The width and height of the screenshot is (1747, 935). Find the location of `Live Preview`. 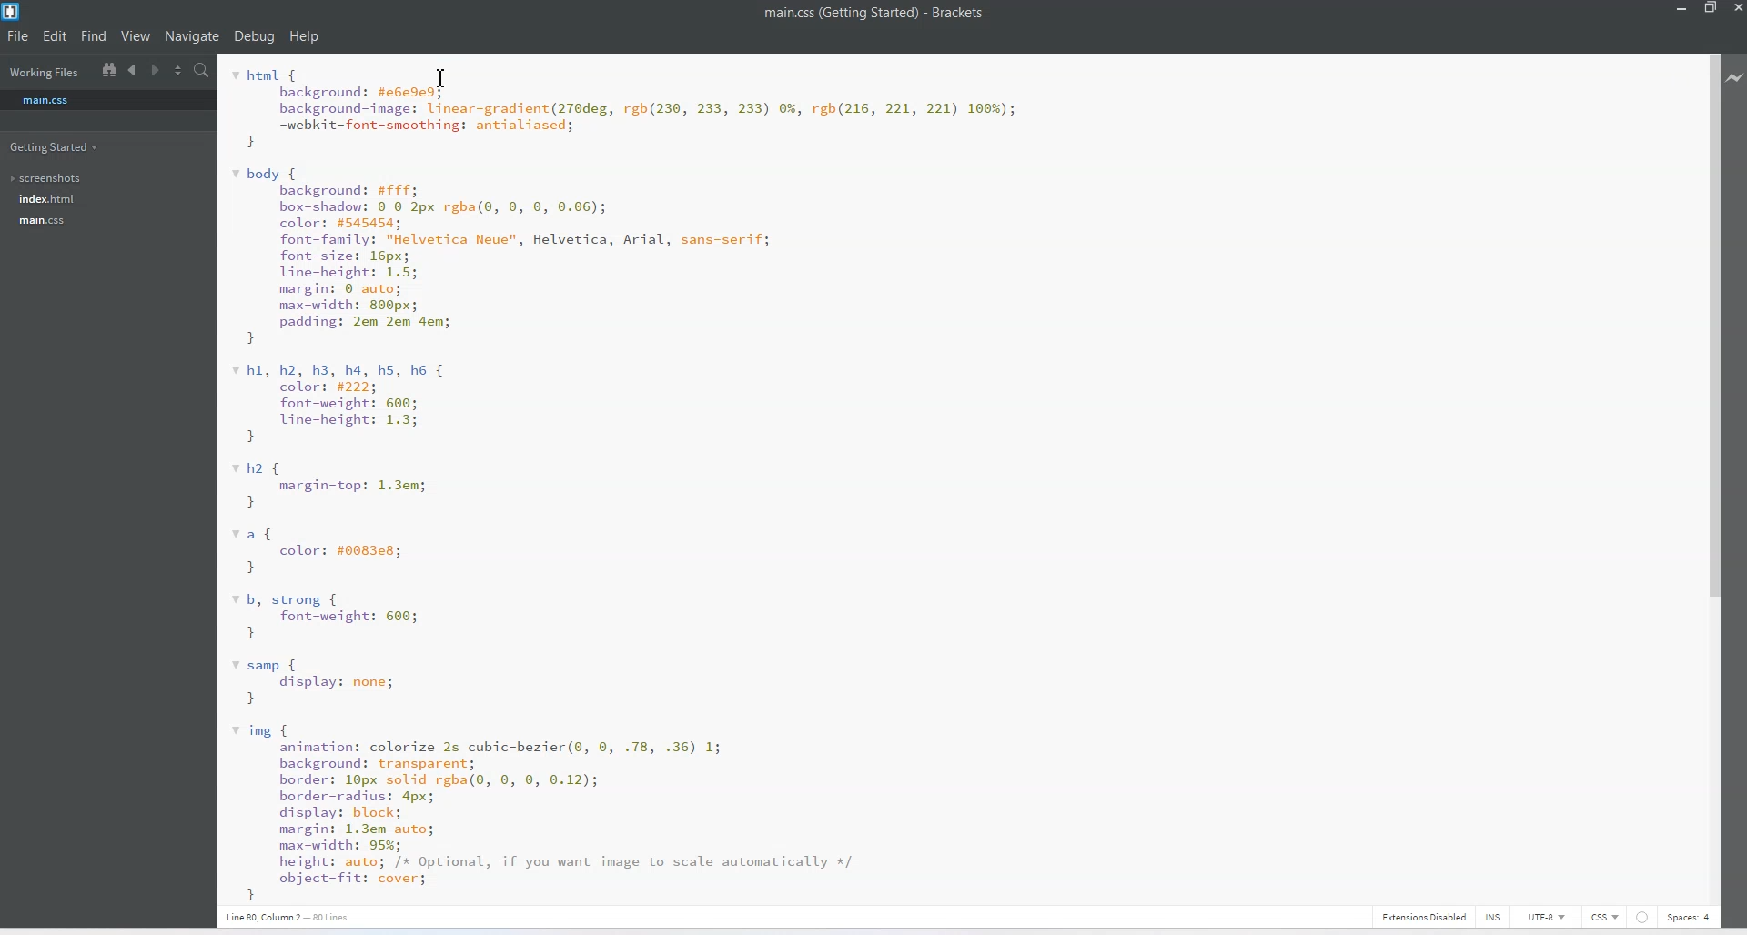

Live Preview is located at coordinates (1735, 75).